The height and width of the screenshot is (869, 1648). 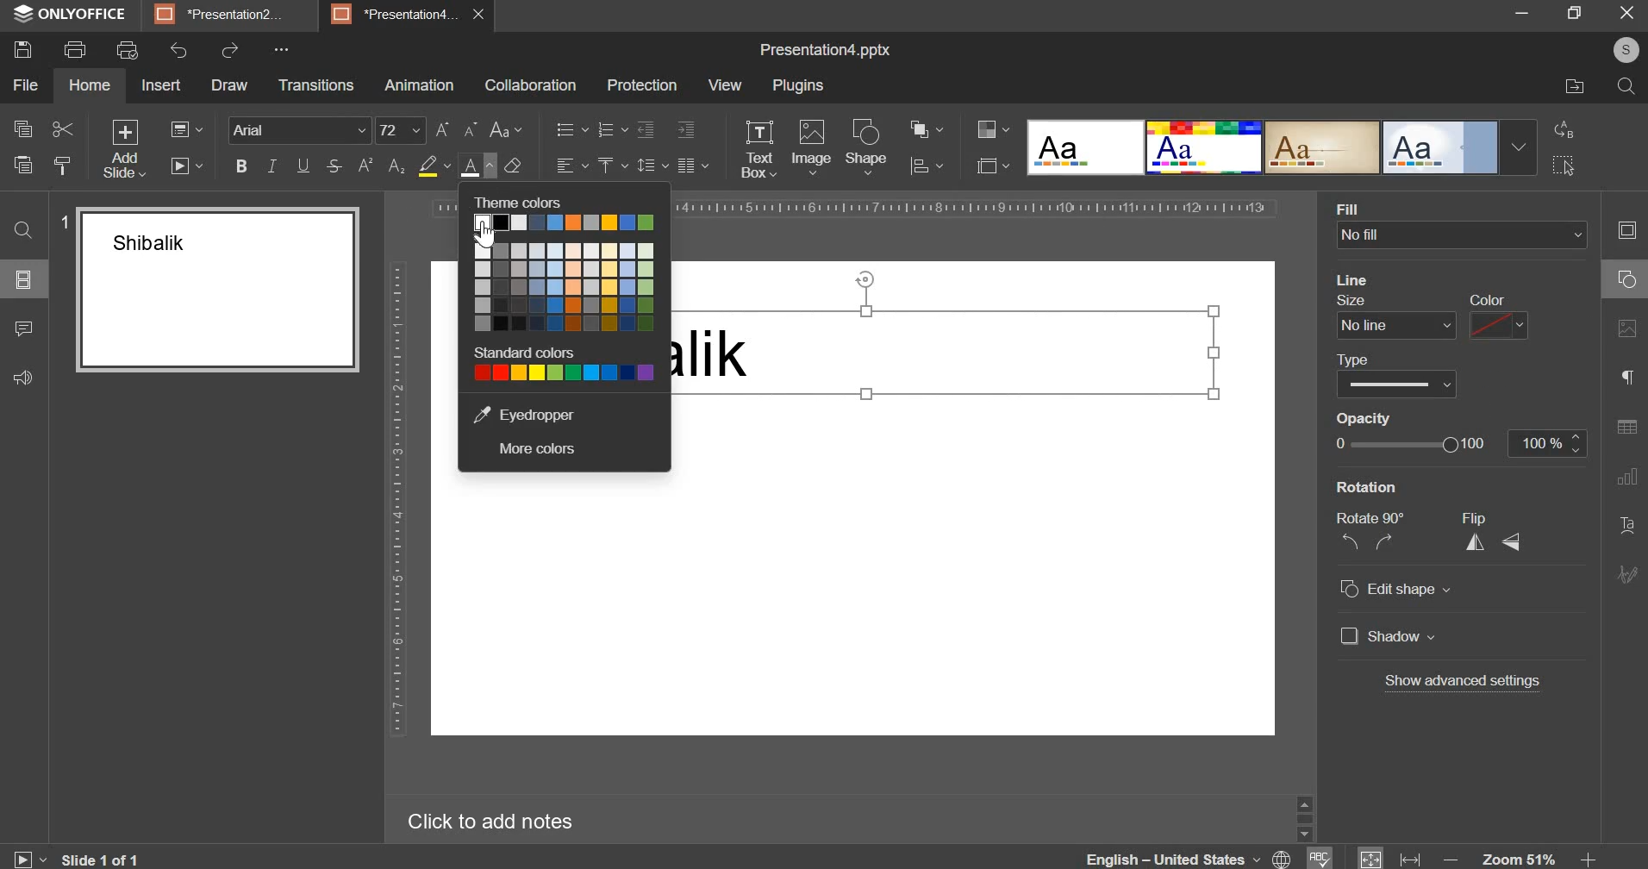 What do you see at coordinates (300, 129) in the screenshot?
I see `font` at bounding box center [300, 129].